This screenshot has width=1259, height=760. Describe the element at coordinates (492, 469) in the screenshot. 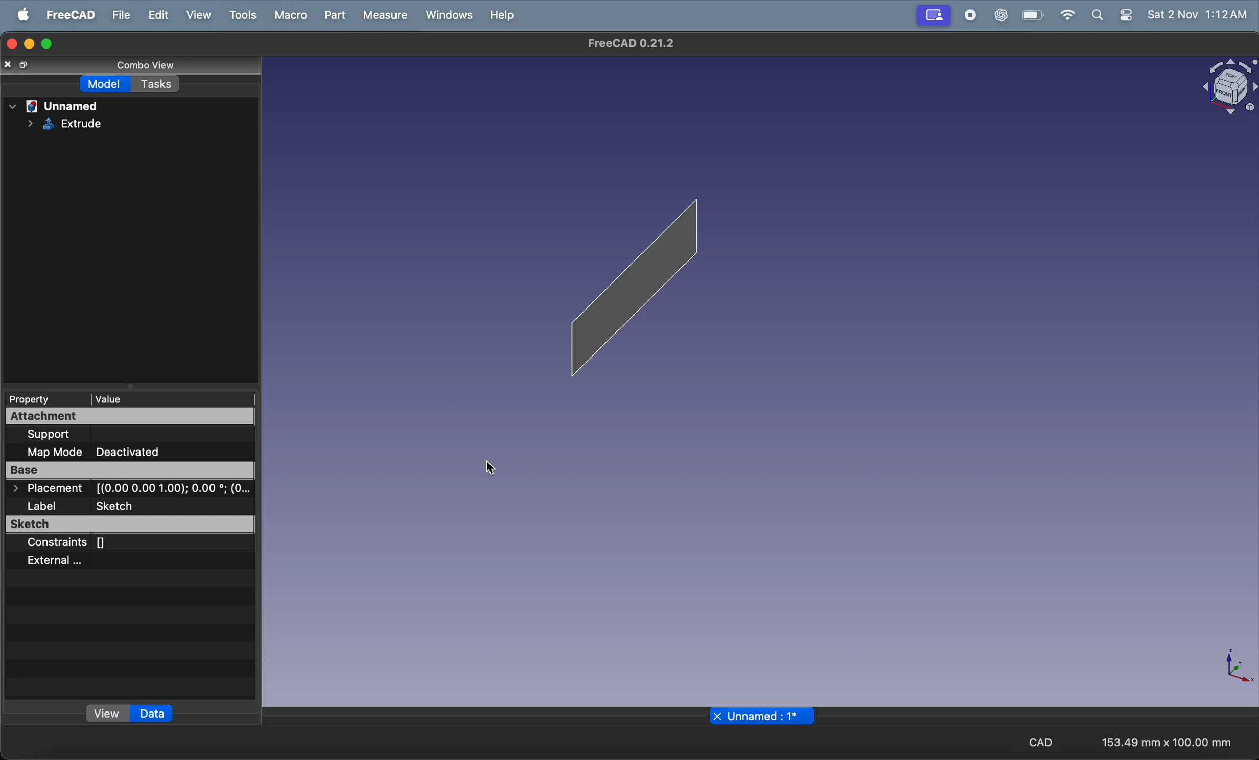

I see `cursor` at that location.